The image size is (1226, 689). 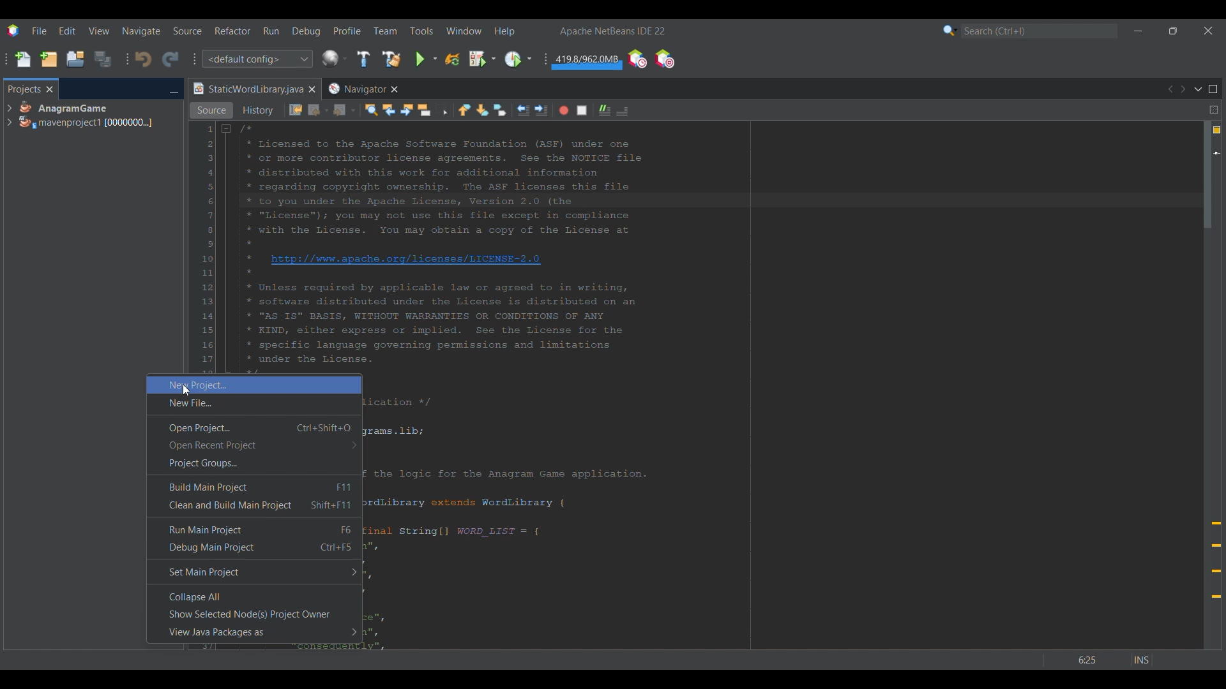 I want to click on Undo, so click(x=143, y=59).